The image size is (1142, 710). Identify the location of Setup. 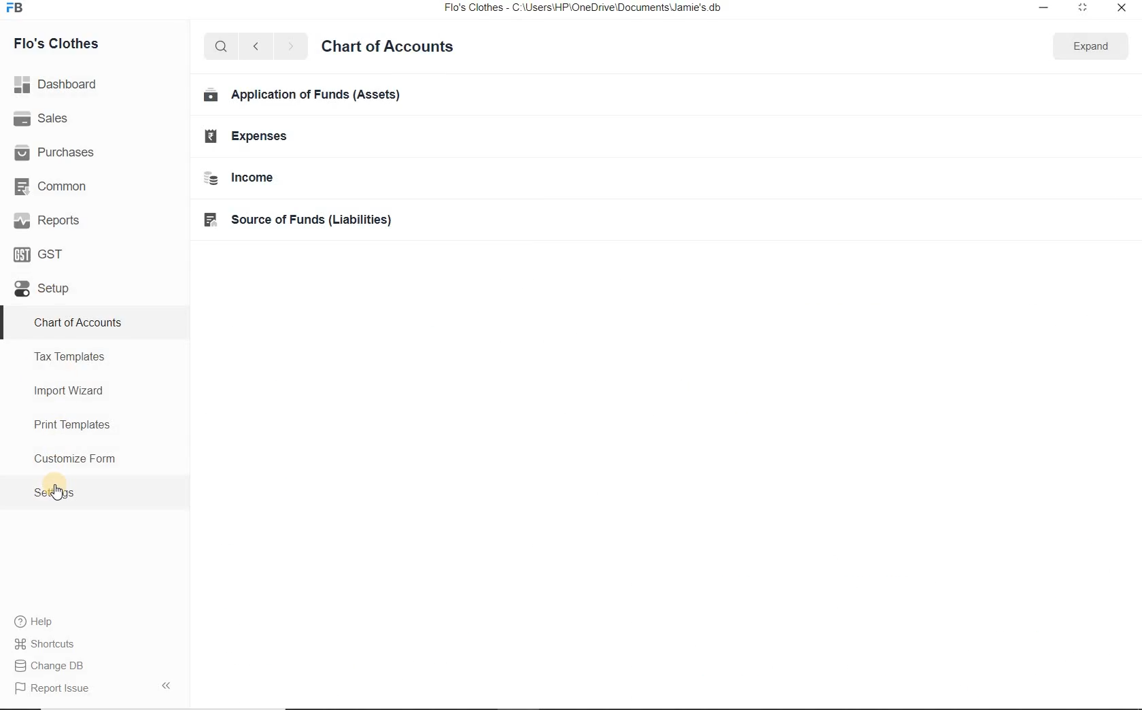
(43, 288).